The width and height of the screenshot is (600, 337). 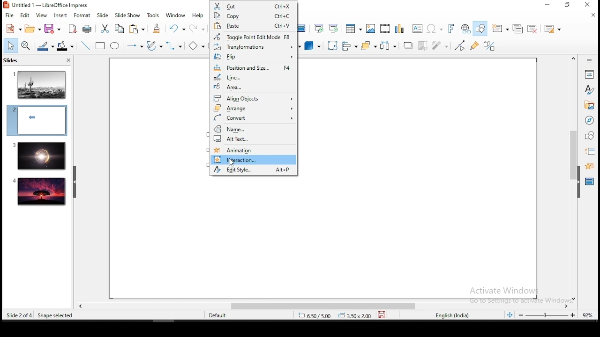 What do you see at coordinates (67, 61) in the screenshot?
I see `close` at bounding box center [67, 61].